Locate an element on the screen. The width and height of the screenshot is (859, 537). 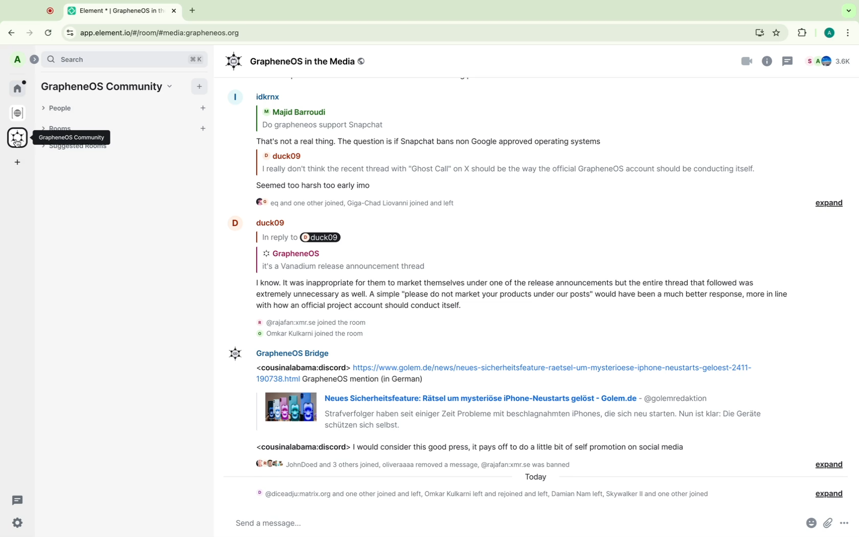
@rajafan:xmr.se joined the room Omar kulkarni joined the room is located at coordinates (314, 327).